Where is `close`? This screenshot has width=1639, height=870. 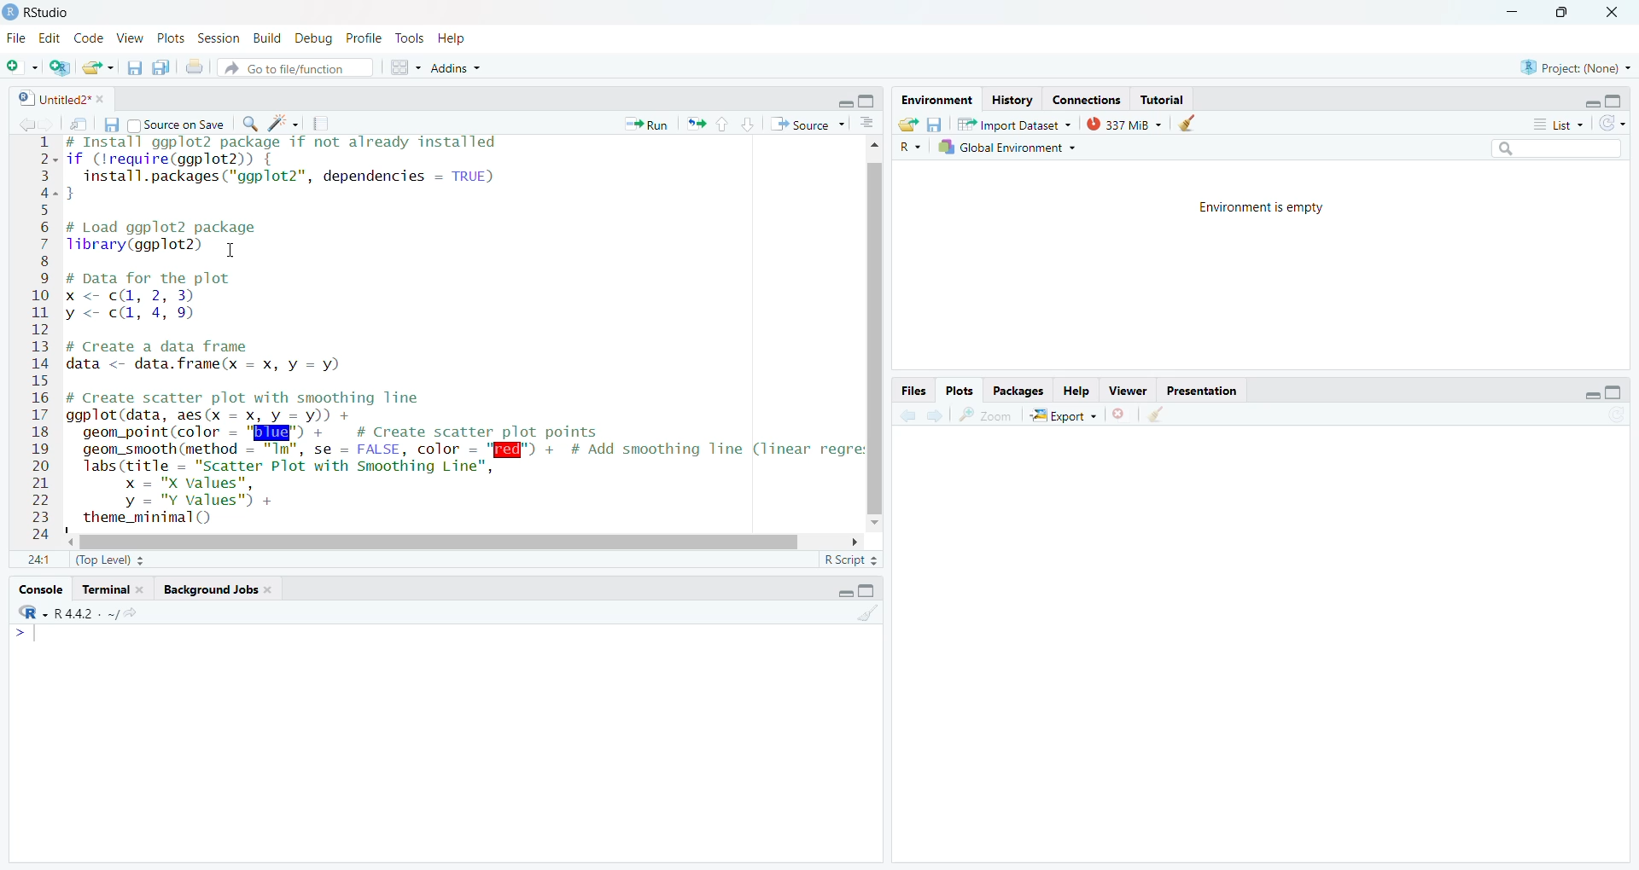
close is located at coordinates (1617, 13).